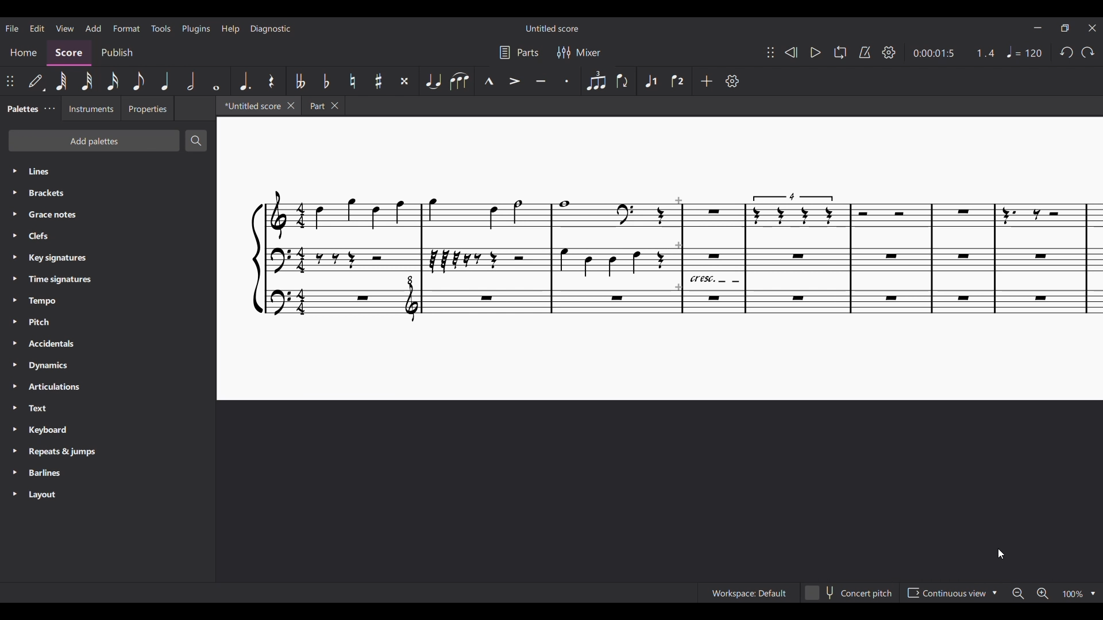 Image resolution: width=1103 pixels, height=620 pixels. I want to click on 8th note, so click(140, 82).